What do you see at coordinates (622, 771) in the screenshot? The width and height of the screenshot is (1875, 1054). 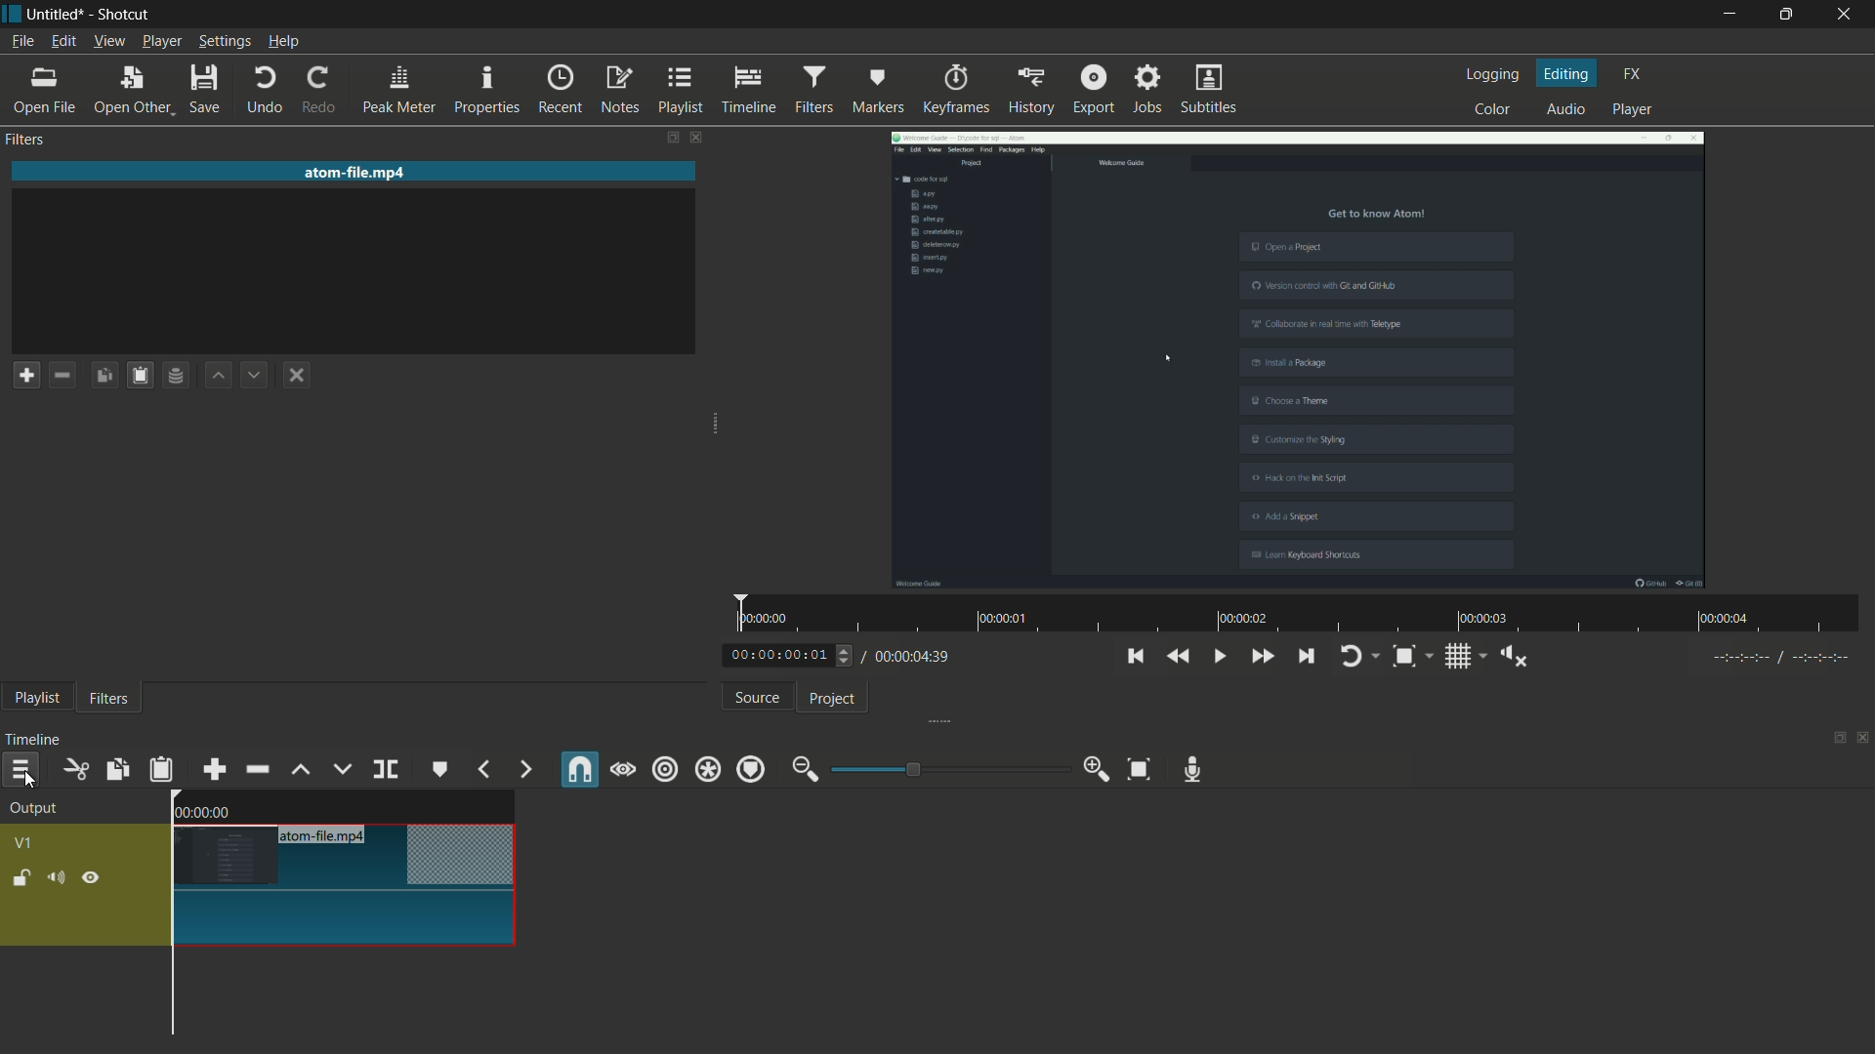 I see `scrub while dragging` at bounding box center [622, 771].